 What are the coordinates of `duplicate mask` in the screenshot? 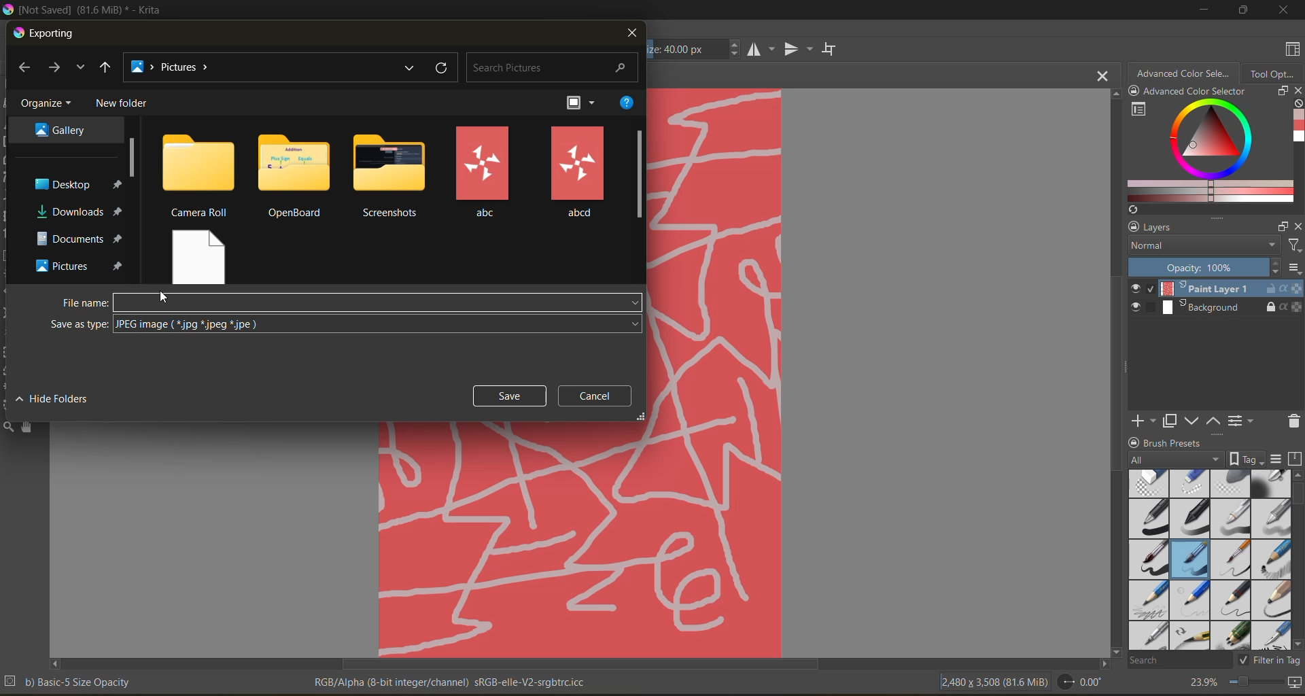 It's located at (1170, 421).